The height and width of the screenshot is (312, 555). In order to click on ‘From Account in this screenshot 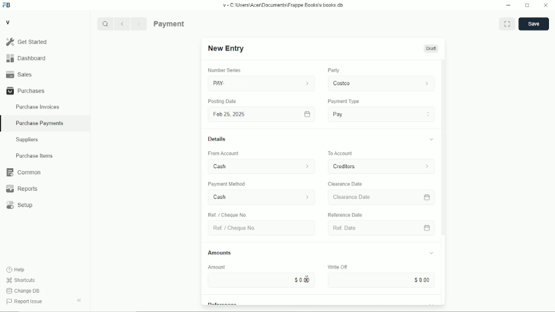, I will do `click(223, 154)`.